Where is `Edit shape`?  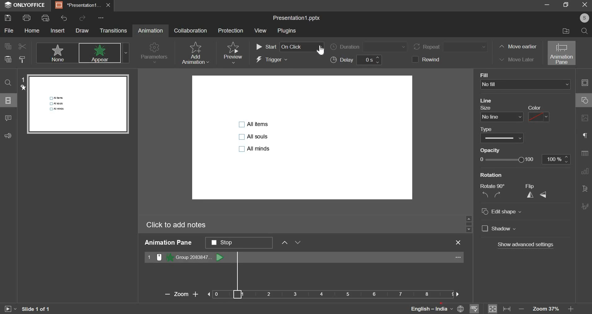 Edit shape is located at coordinates (505, 212).